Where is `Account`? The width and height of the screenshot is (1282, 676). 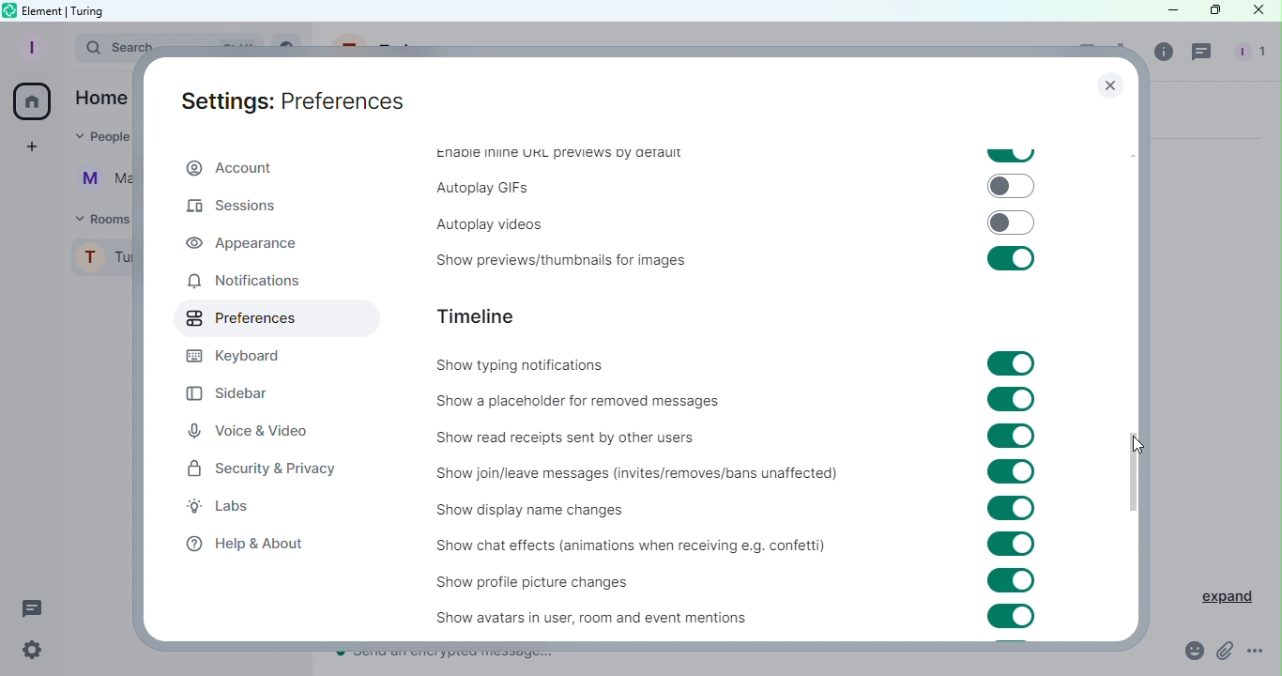
Account is located at coordinates (236, 167).